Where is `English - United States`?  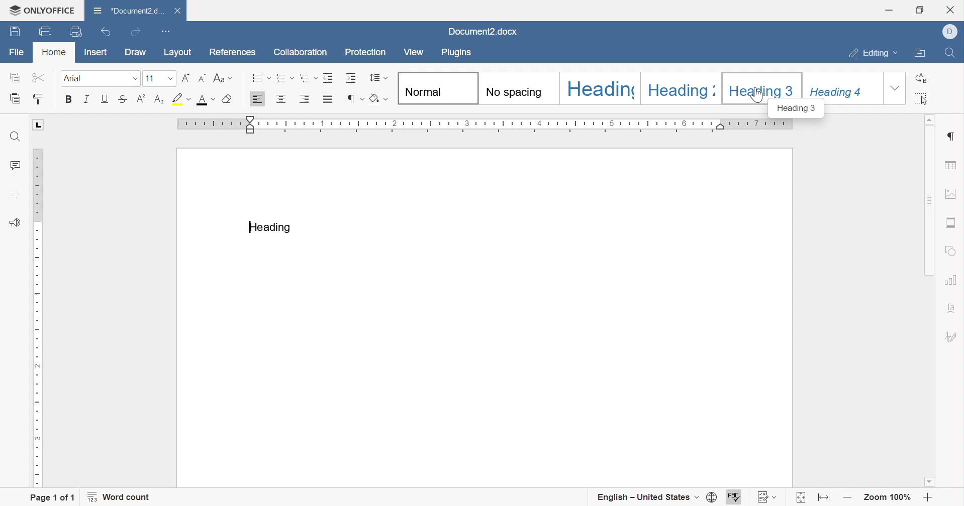
English - United States is located at coordinates (648, 496).